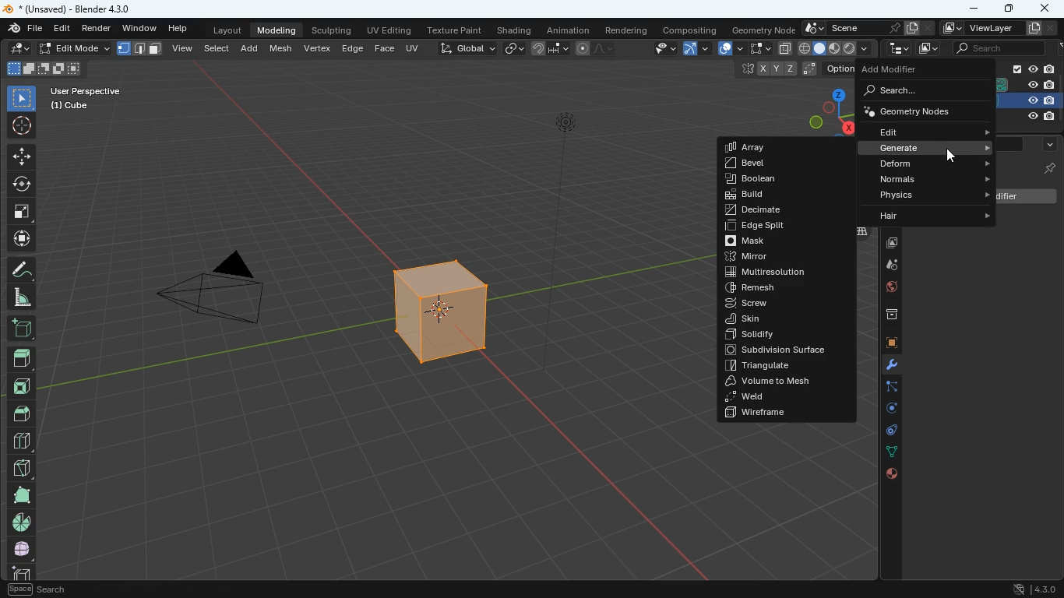 The width and height of the screenshot is (1064, 598). I want to click on light, so click(581, 152).